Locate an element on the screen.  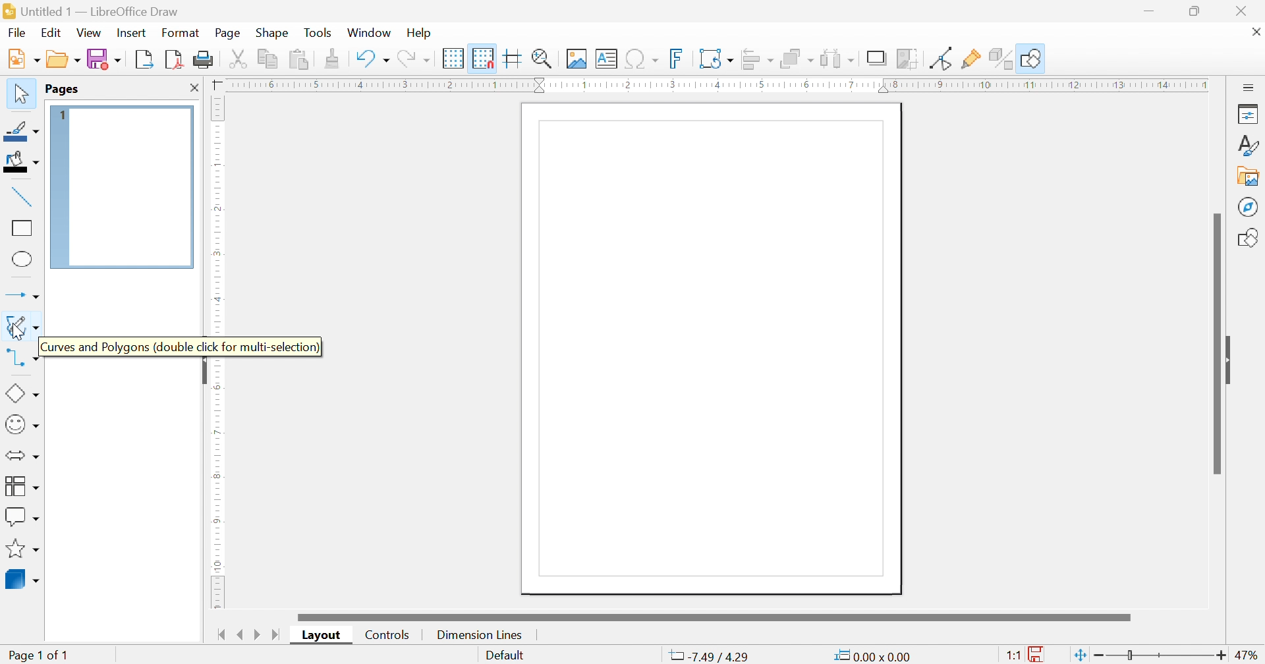
gallery is located at coordinates (1248, 177).